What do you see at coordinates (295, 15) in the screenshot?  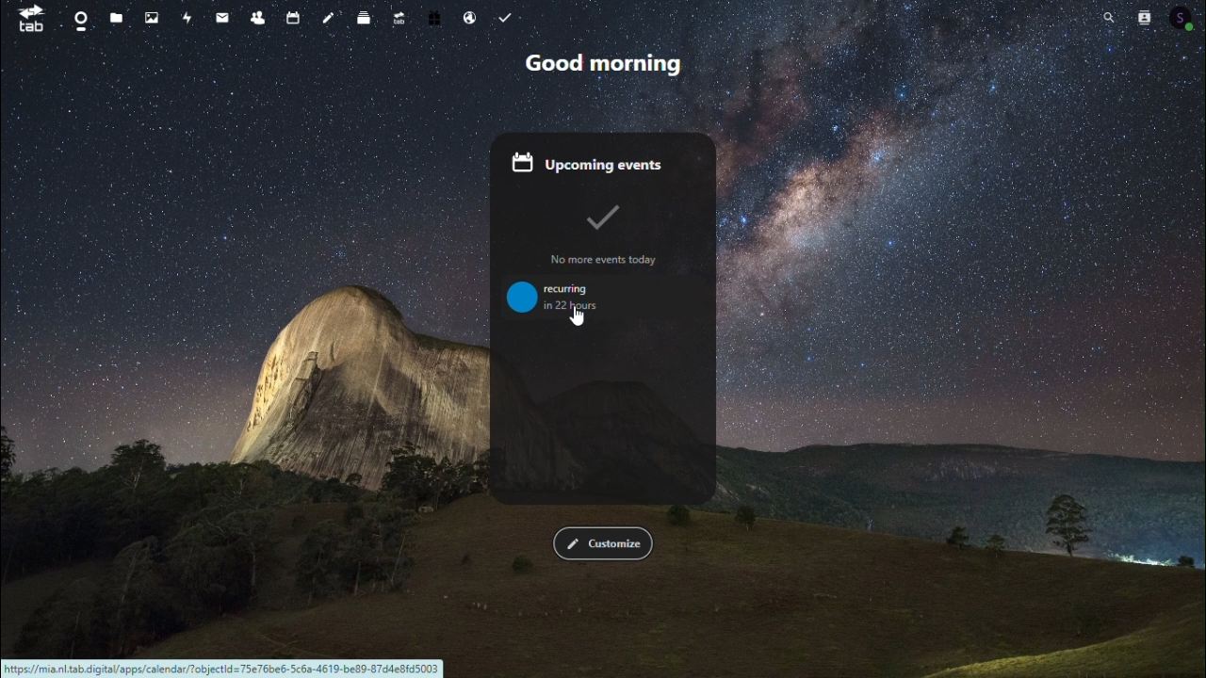 I see `Calendar` at bounding box center [295, 15].